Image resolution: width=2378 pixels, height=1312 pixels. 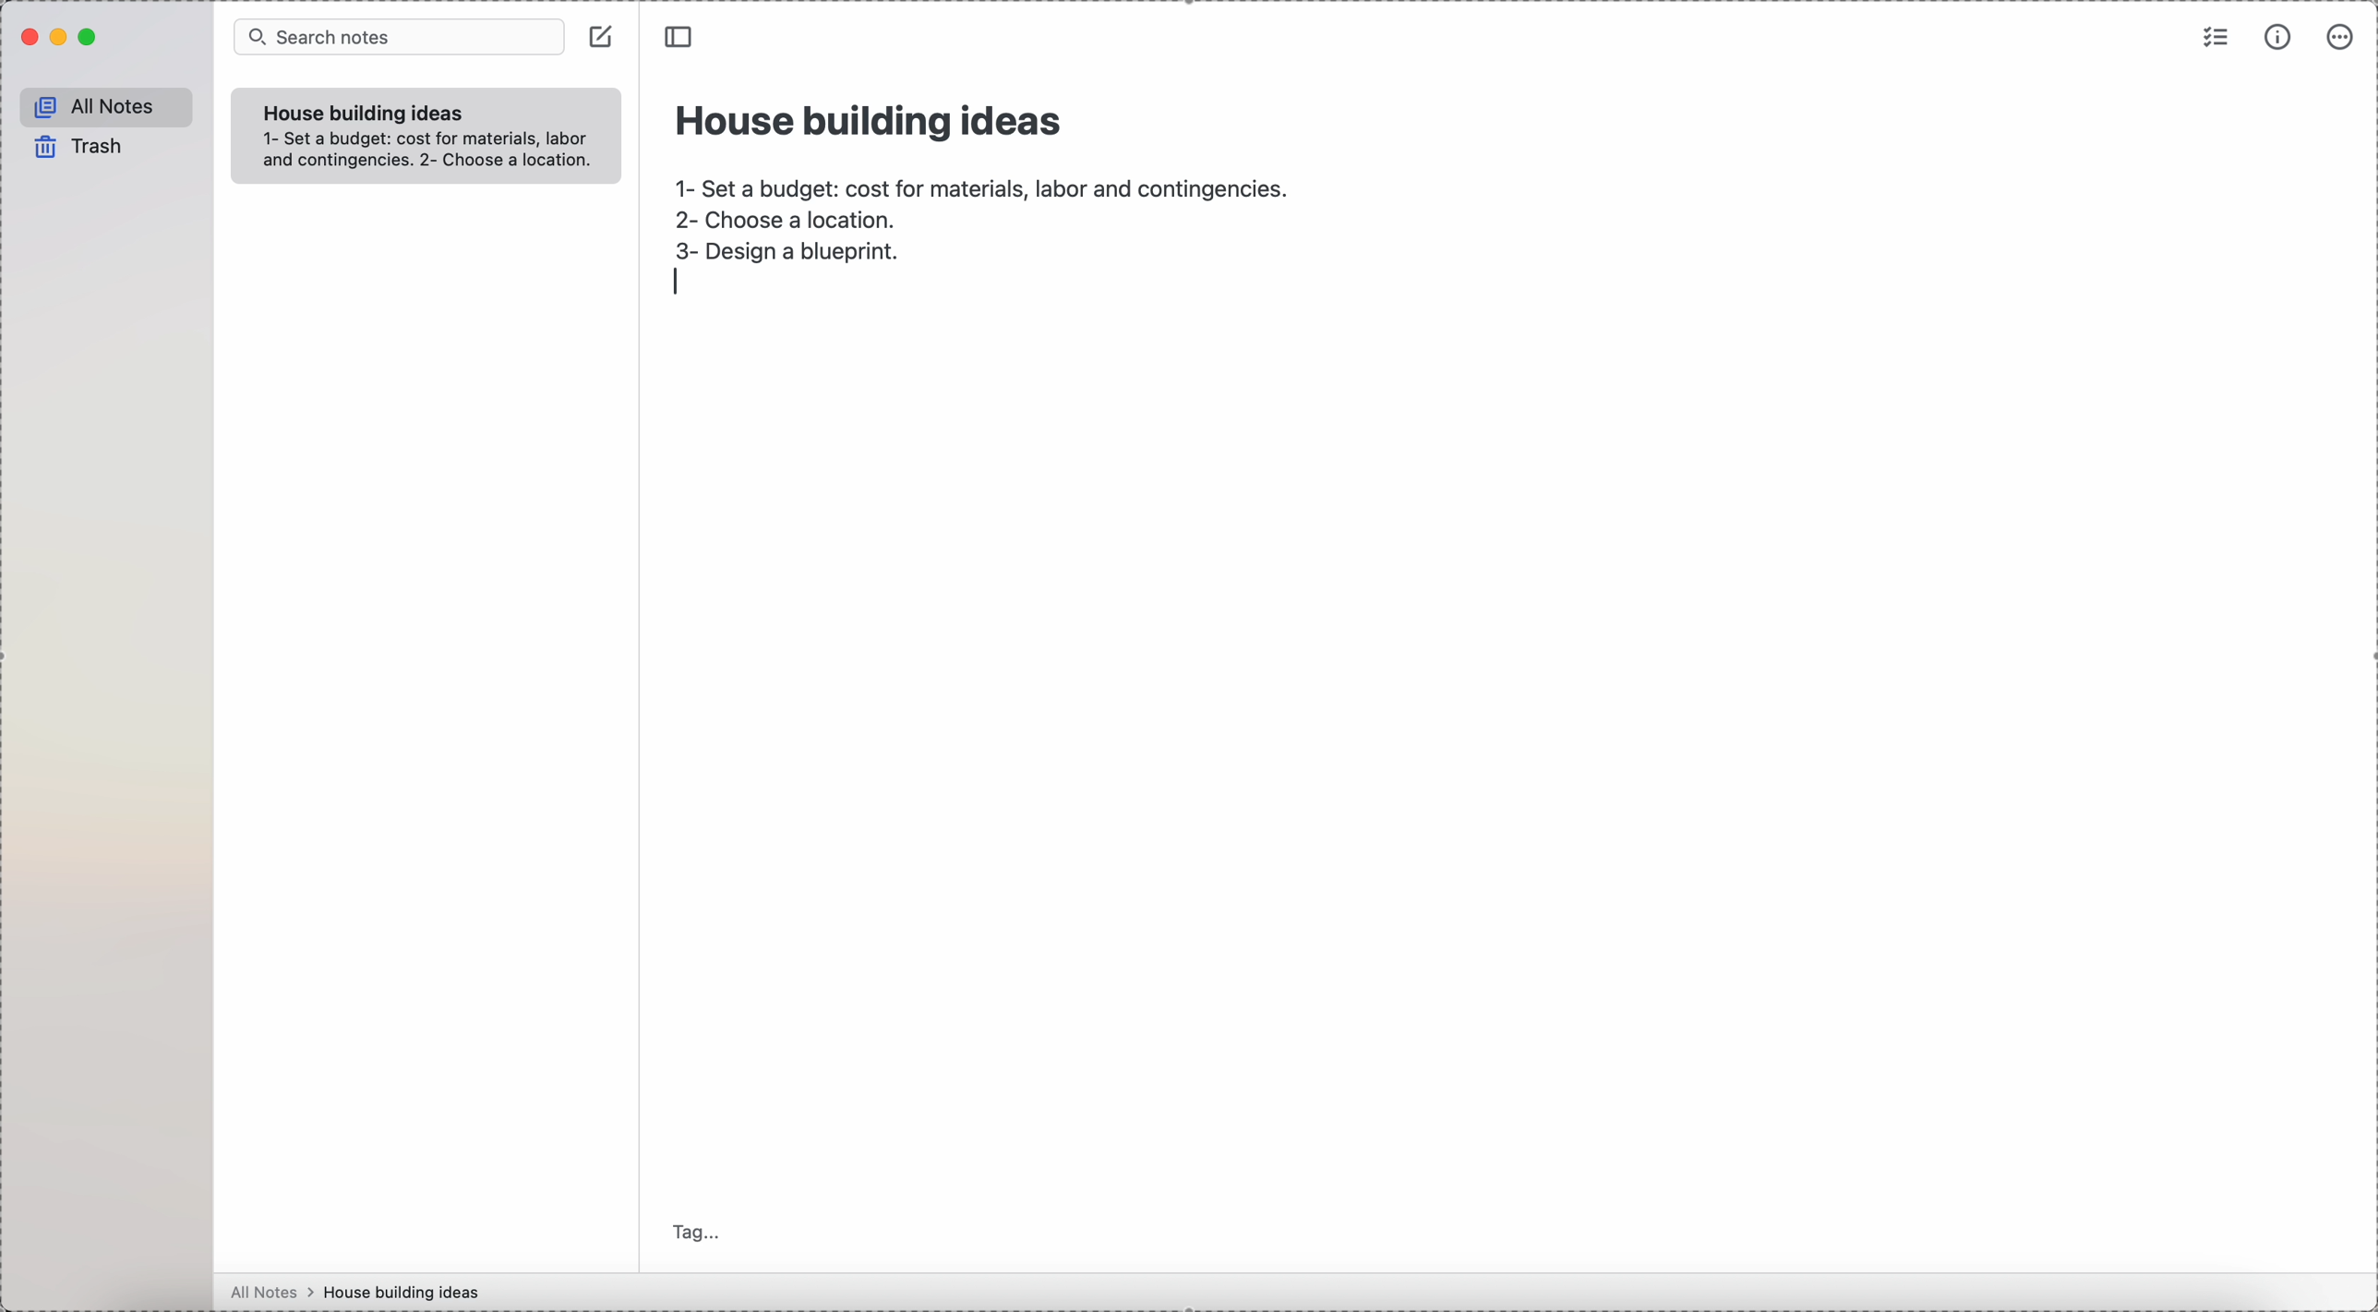 I want to click on create note, so click(x=605, y=42).